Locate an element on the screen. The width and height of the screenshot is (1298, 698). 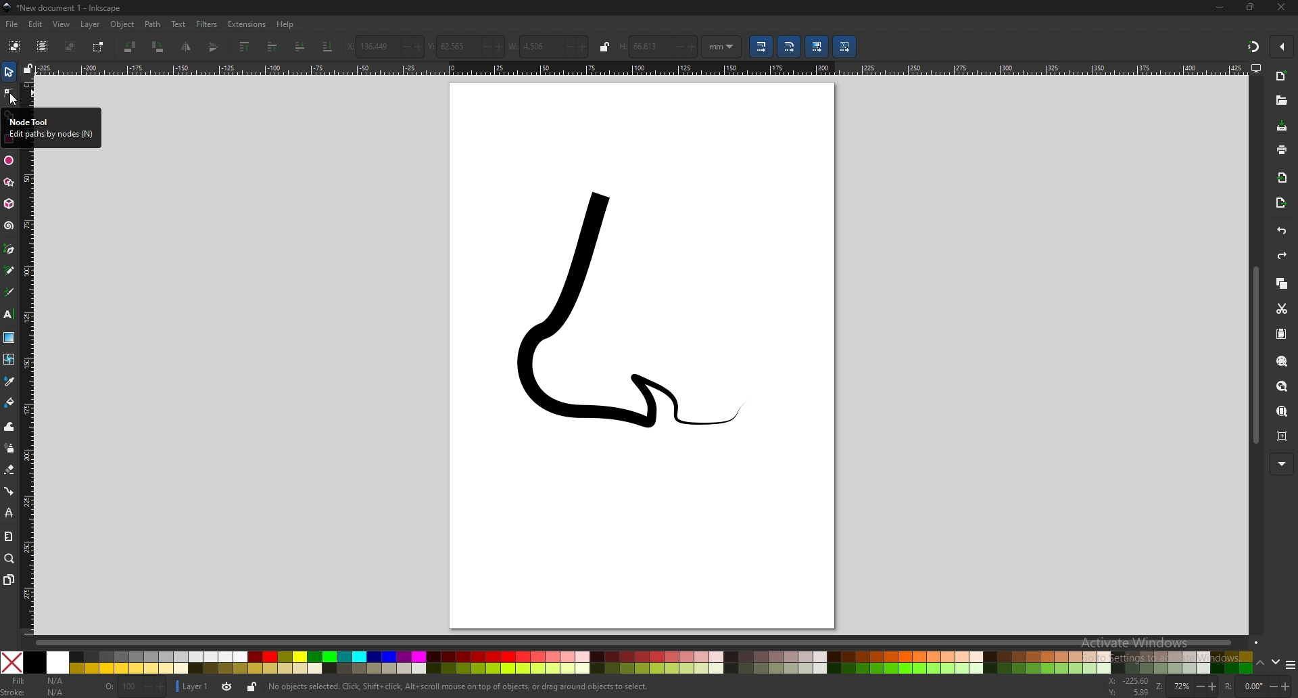
y coordinates is located at coordinates (465, 47).